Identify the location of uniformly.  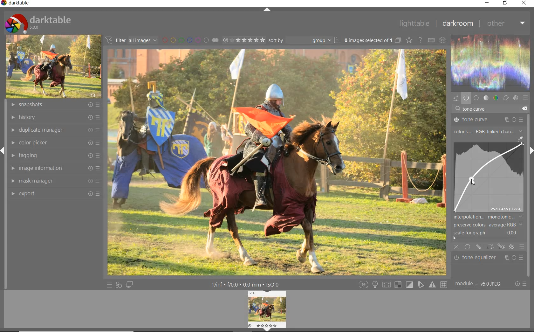
(468, 247).